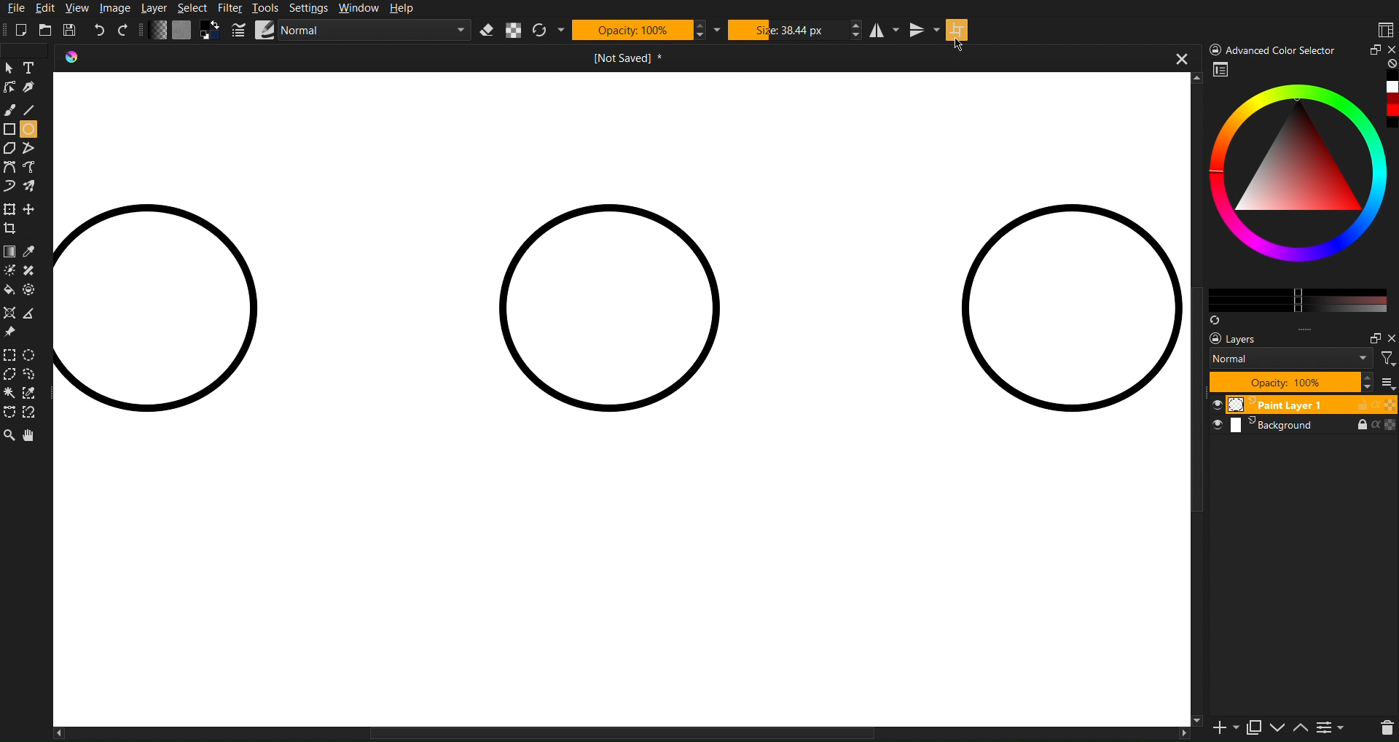  Describe the element at coordinates (35, 69) in the screenshot. I see `Text` at that location.